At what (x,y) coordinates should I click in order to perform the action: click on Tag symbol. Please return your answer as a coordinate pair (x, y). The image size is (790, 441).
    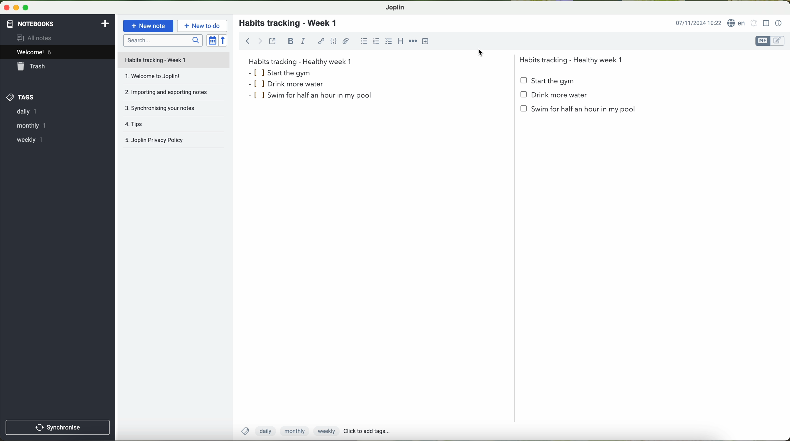
    Looking at the image, I should click on (246, 431).